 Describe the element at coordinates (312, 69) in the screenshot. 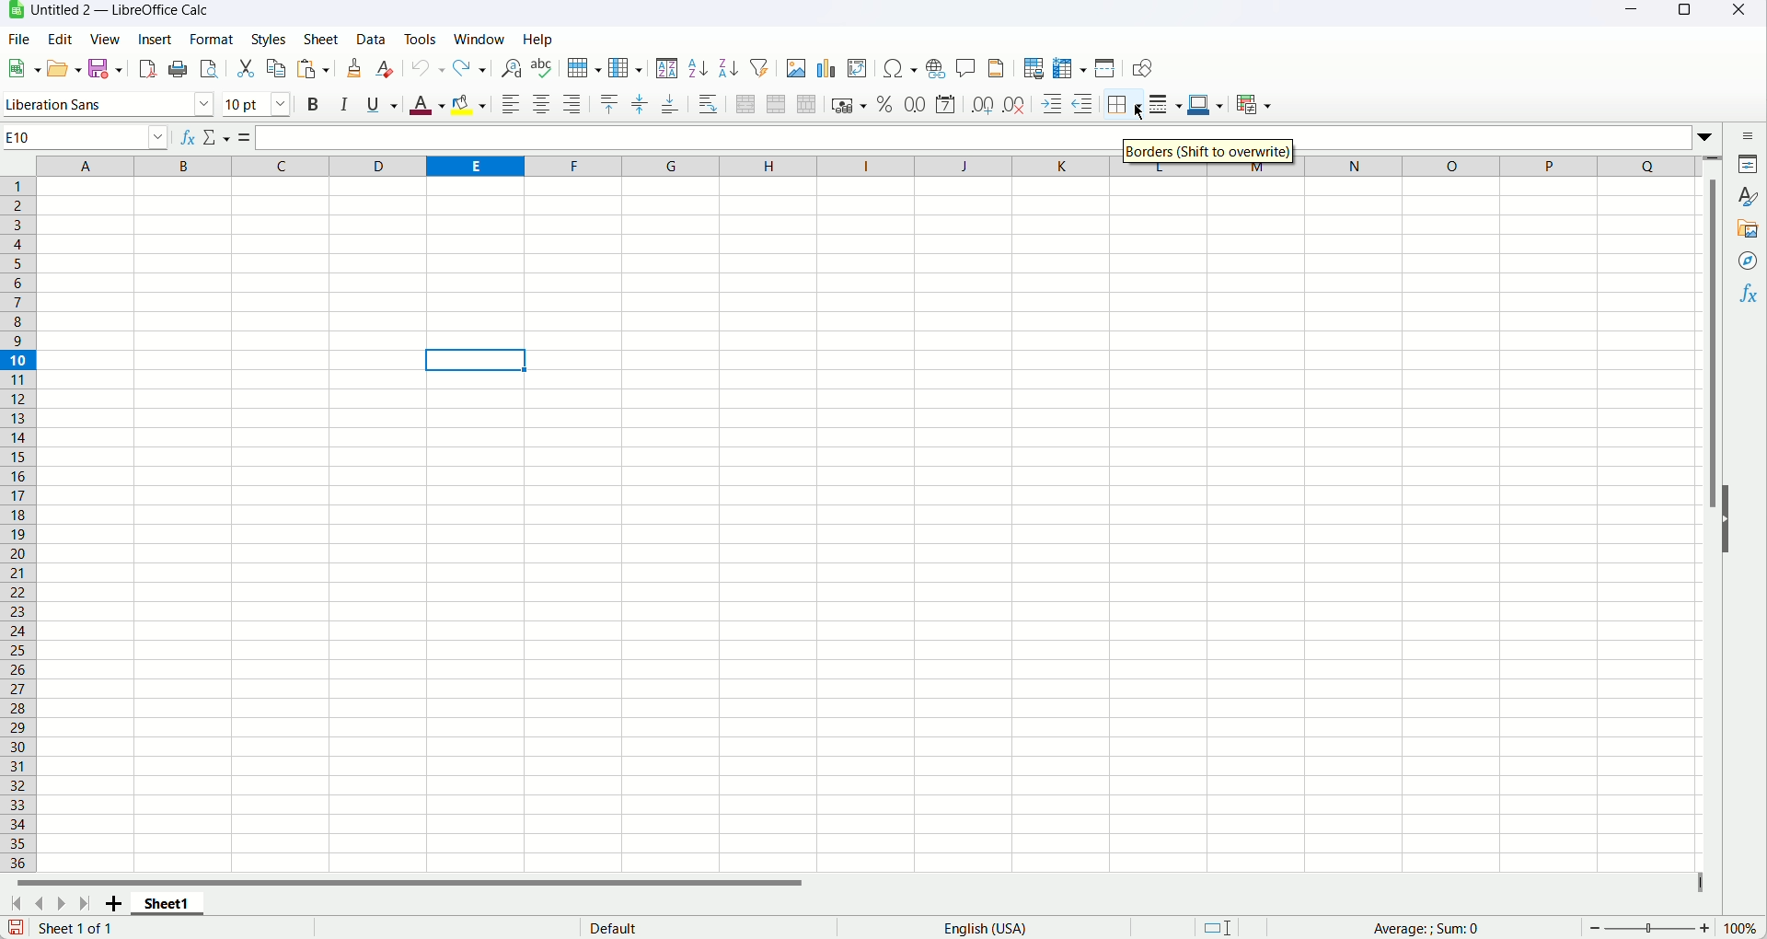

I see `Paste` at that location.